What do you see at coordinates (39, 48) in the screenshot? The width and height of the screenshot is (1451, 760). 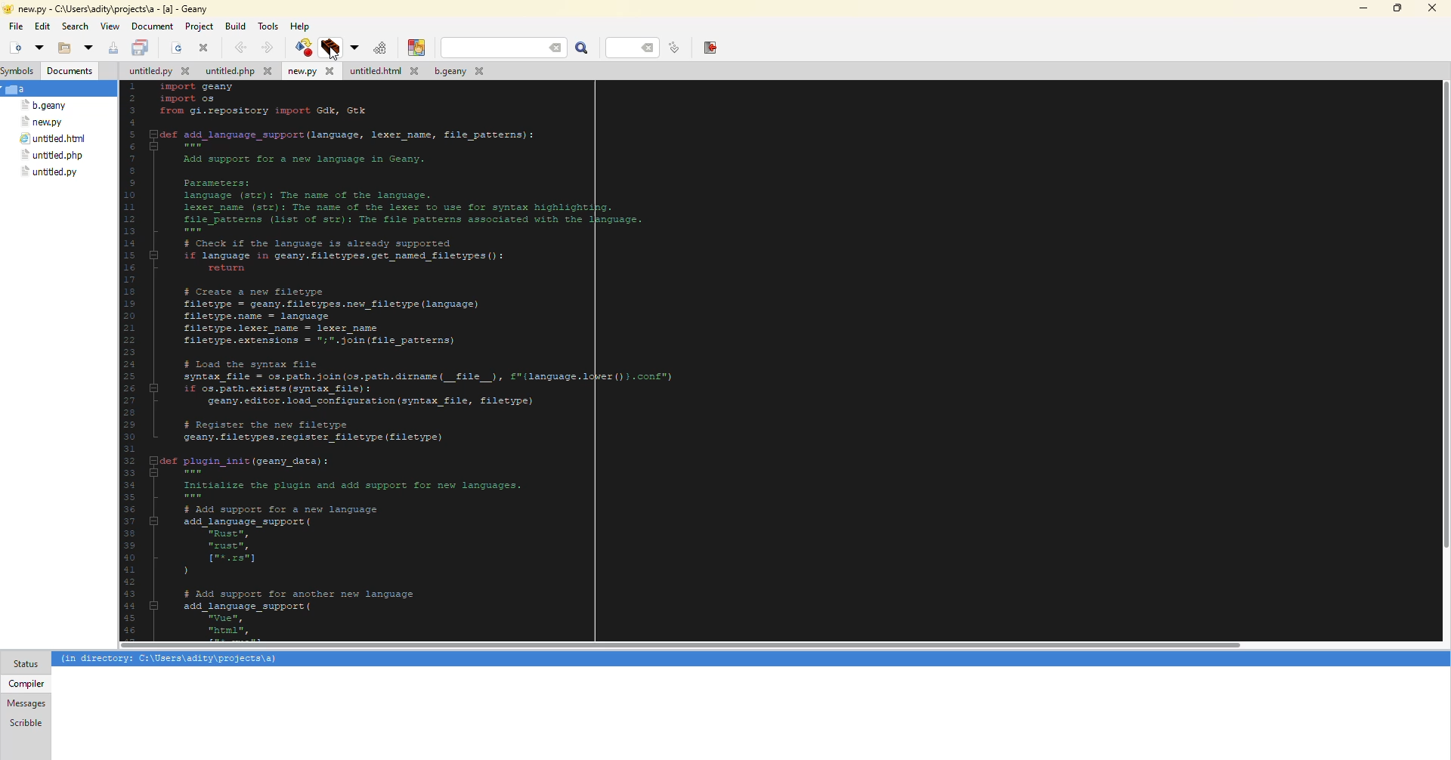 I see `open` at bounding box center [39, 48].